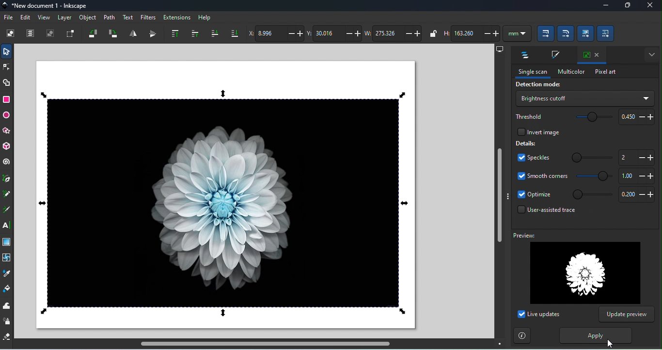 The image size is (662, 350). I want to click on Deselect any selected objects, so click(50, 34).